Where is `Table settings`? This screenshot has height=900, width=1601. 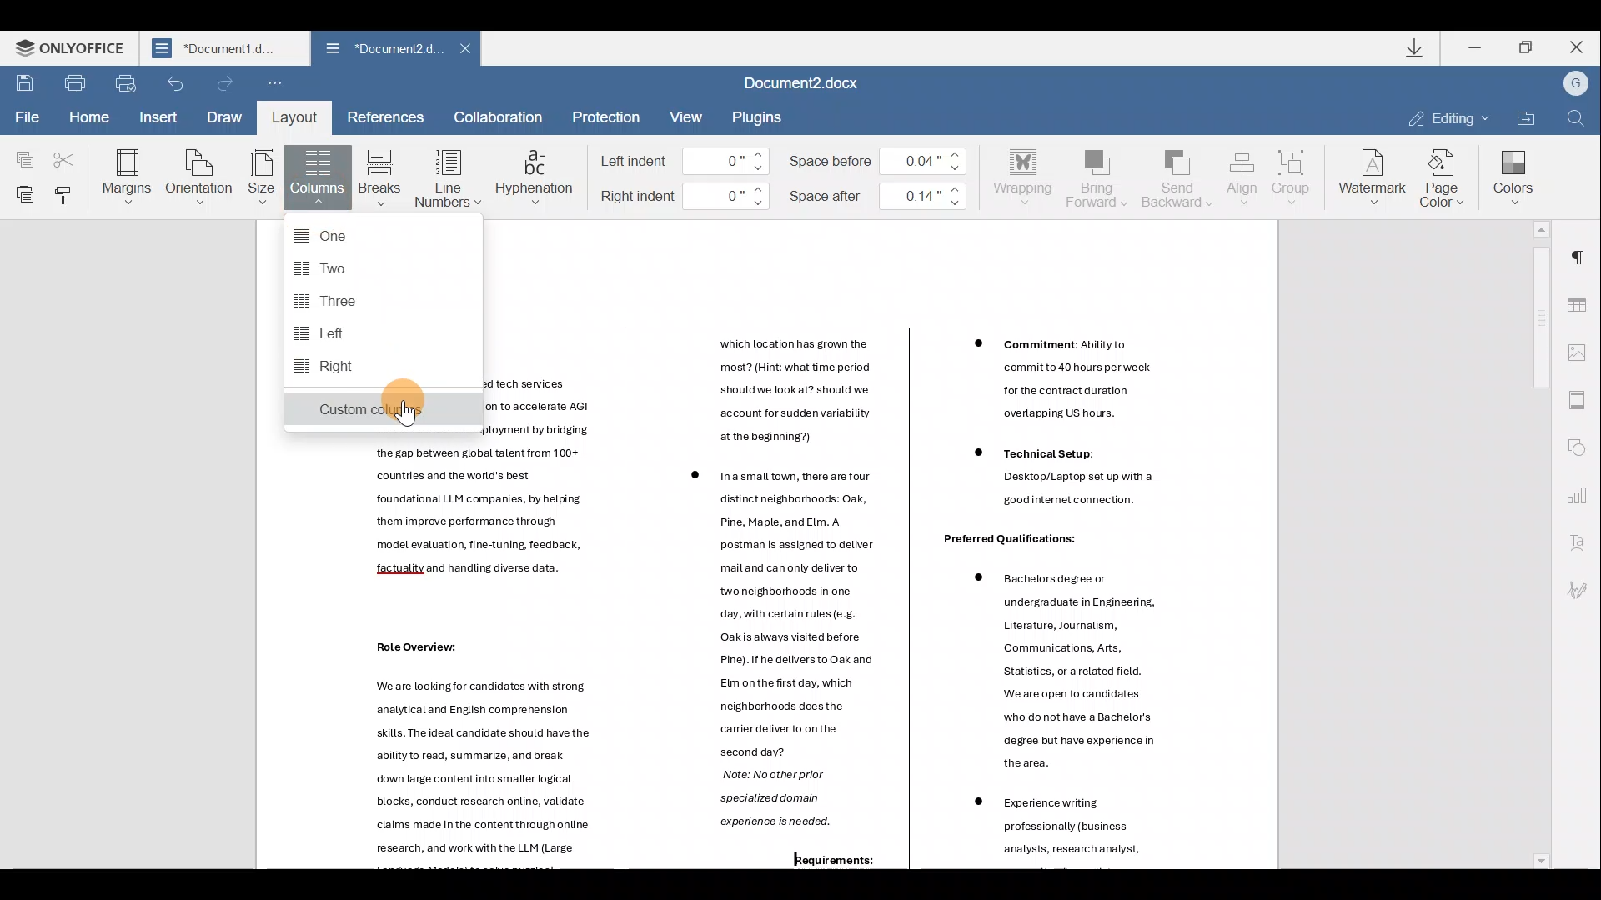
Table settings is located at coordinates (1583, 299).